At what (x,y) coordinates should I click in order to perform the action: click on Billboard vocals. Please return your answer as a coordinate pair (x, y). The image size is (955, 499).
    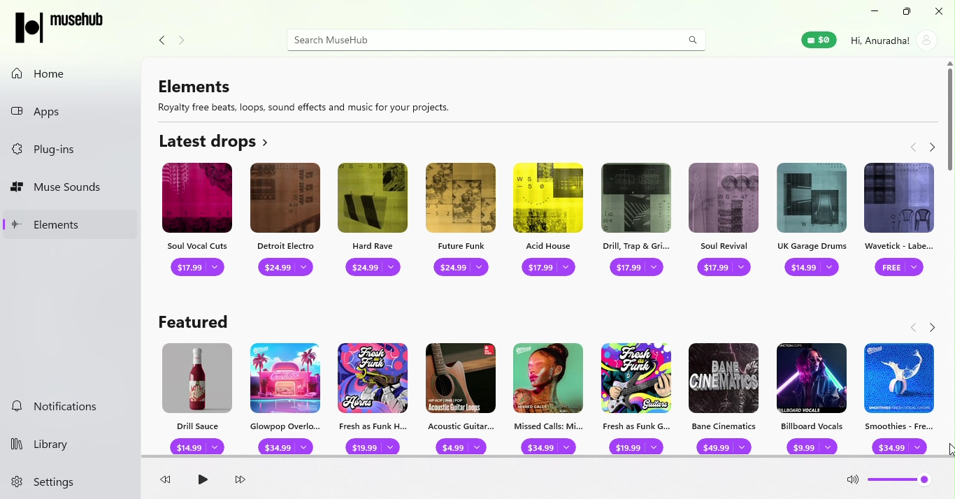
    Looking at the image, I should click on (814, 396).